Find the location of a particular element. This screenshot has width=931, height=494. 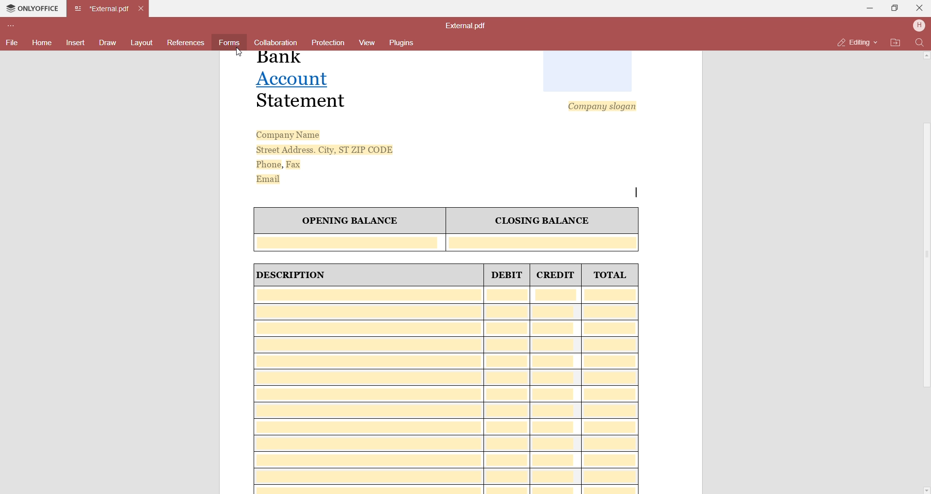

View is located at coordinates (366, 42).